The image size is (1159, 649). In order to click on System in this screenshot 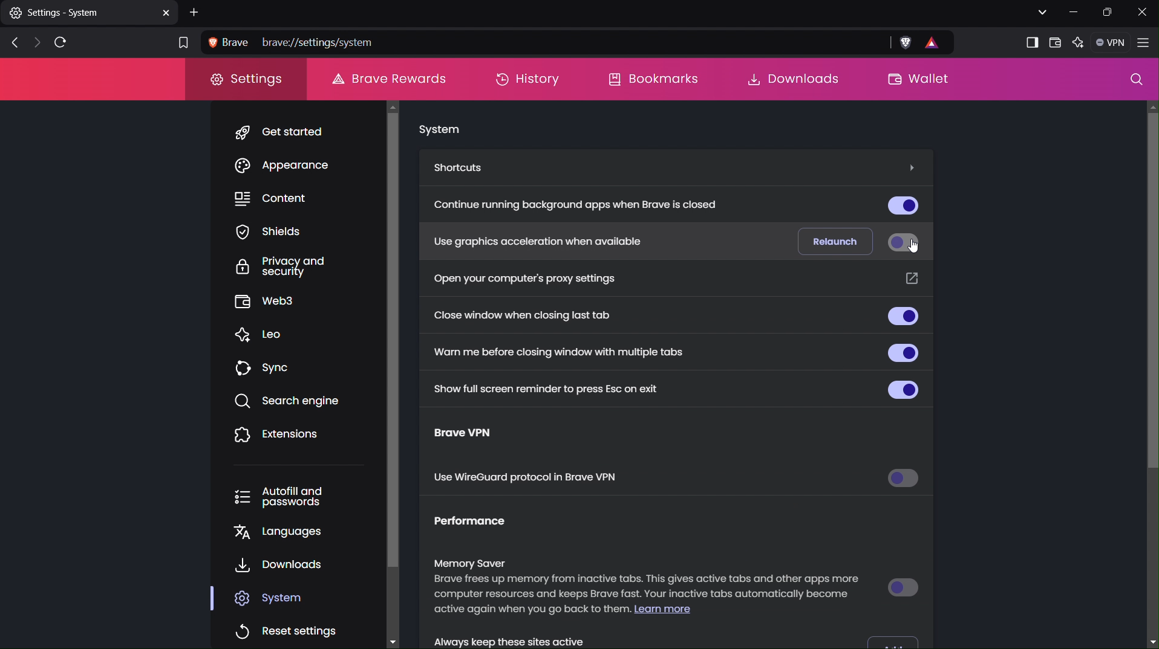, I will do `click(439, 131)`.